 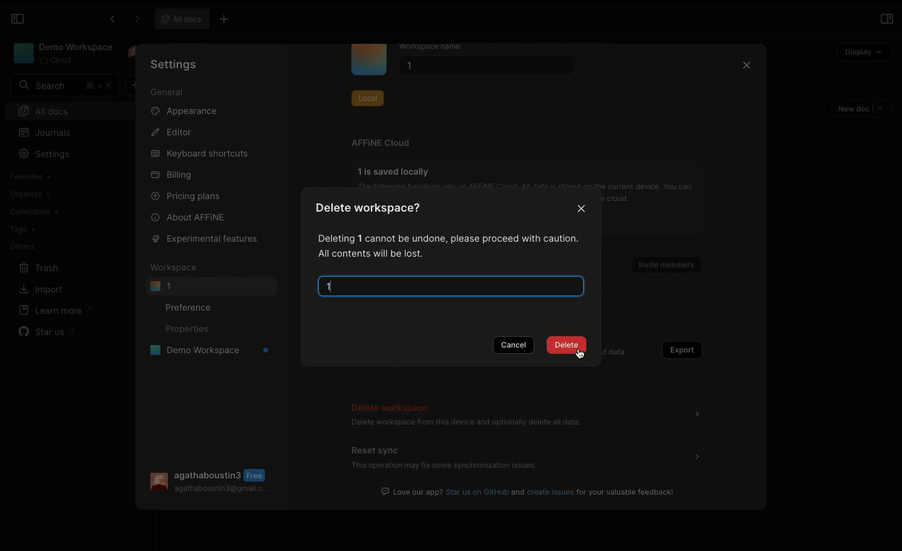 What do you see at coordinates (61, 53) in the screenshot?
I see `Workspace` at bounding box center [61, 53].